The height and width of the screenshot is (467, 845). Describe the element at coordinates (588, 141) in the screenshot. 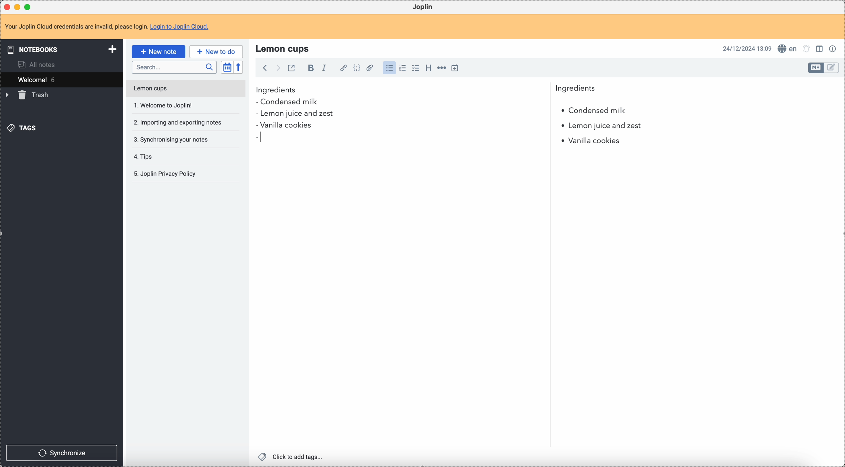

I see `vanilla cookies` at that location.